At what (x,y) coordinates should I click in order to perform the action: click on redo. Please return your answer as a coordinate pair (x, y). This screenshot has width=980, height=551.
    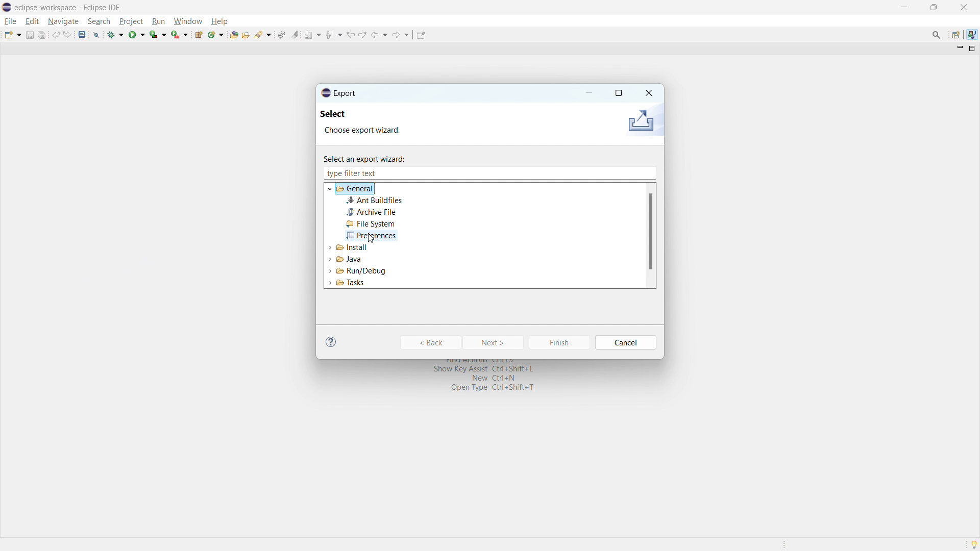
    Looking at the image, I should click on (67, 35).